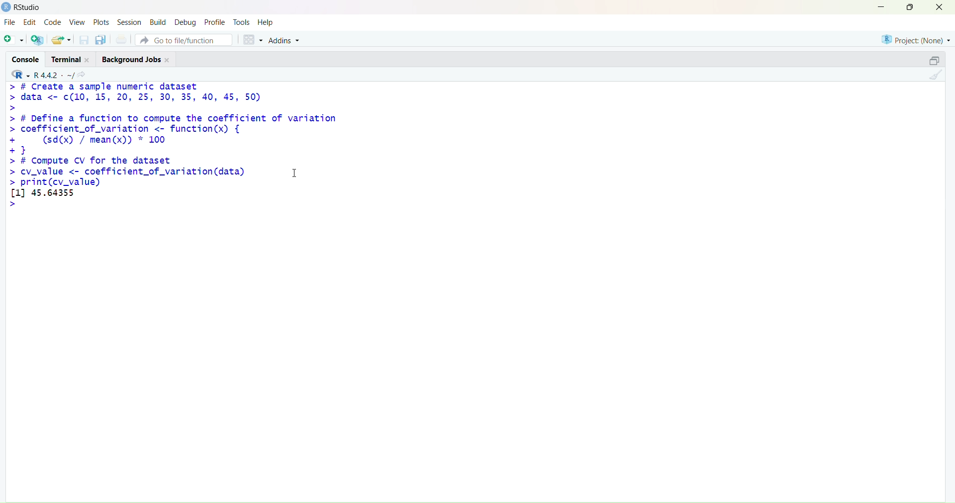 The width and height of the screenshot is (955, 503). What do you see at coordinates (254, 40) in the screenshot?
I see `grid` at bounding box center [254, 40].